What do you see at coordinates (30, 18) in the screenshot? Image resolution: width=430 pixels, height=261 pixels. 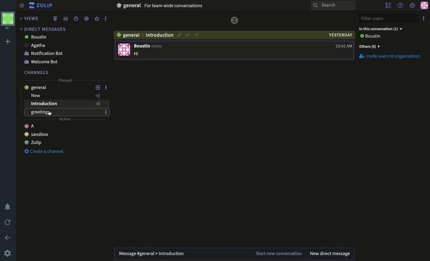 I see `Views` at bounding box center [30, 18].